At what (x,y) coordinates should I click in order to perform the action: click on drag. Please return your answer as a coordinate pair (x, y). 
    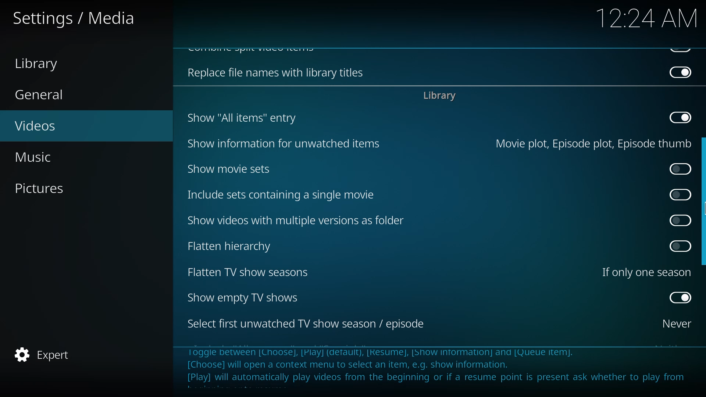
    Looking at the image, I should click on (703, 201).